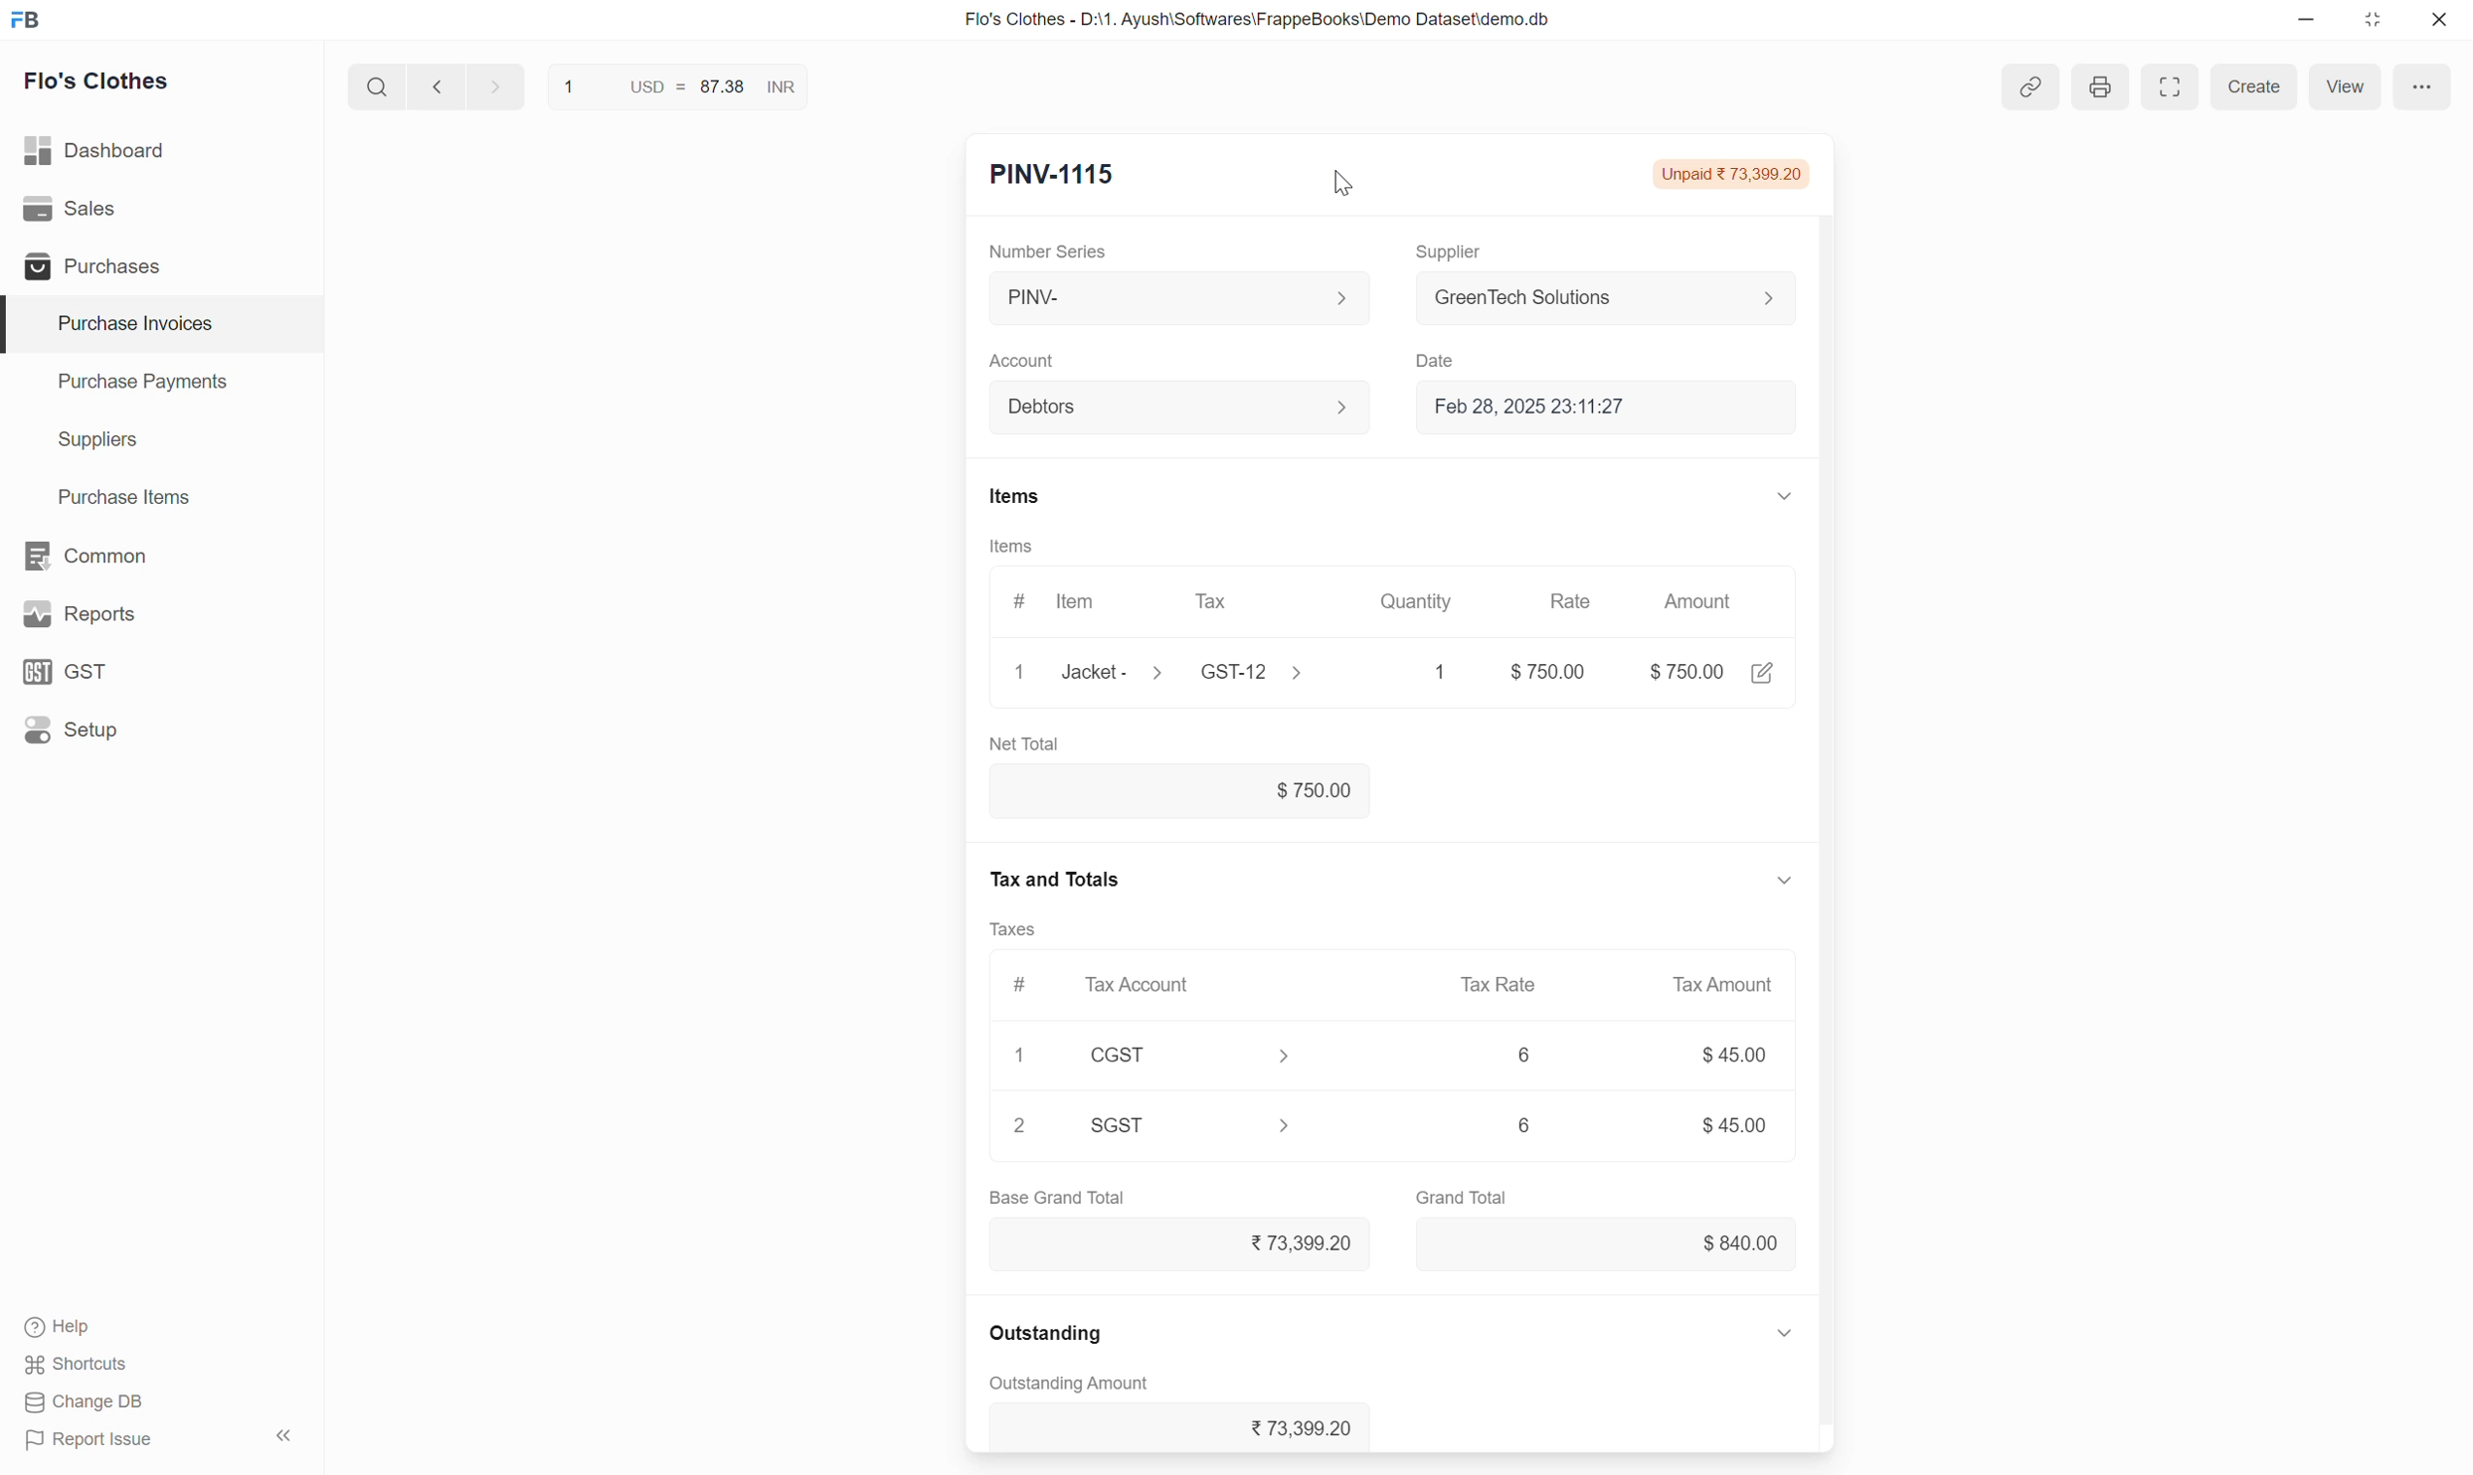 This screenshot has width=2473, height=1475. Describe the element at coordinates (24, 20) in the screenshot. I see `Frappe Books logo` at that location.